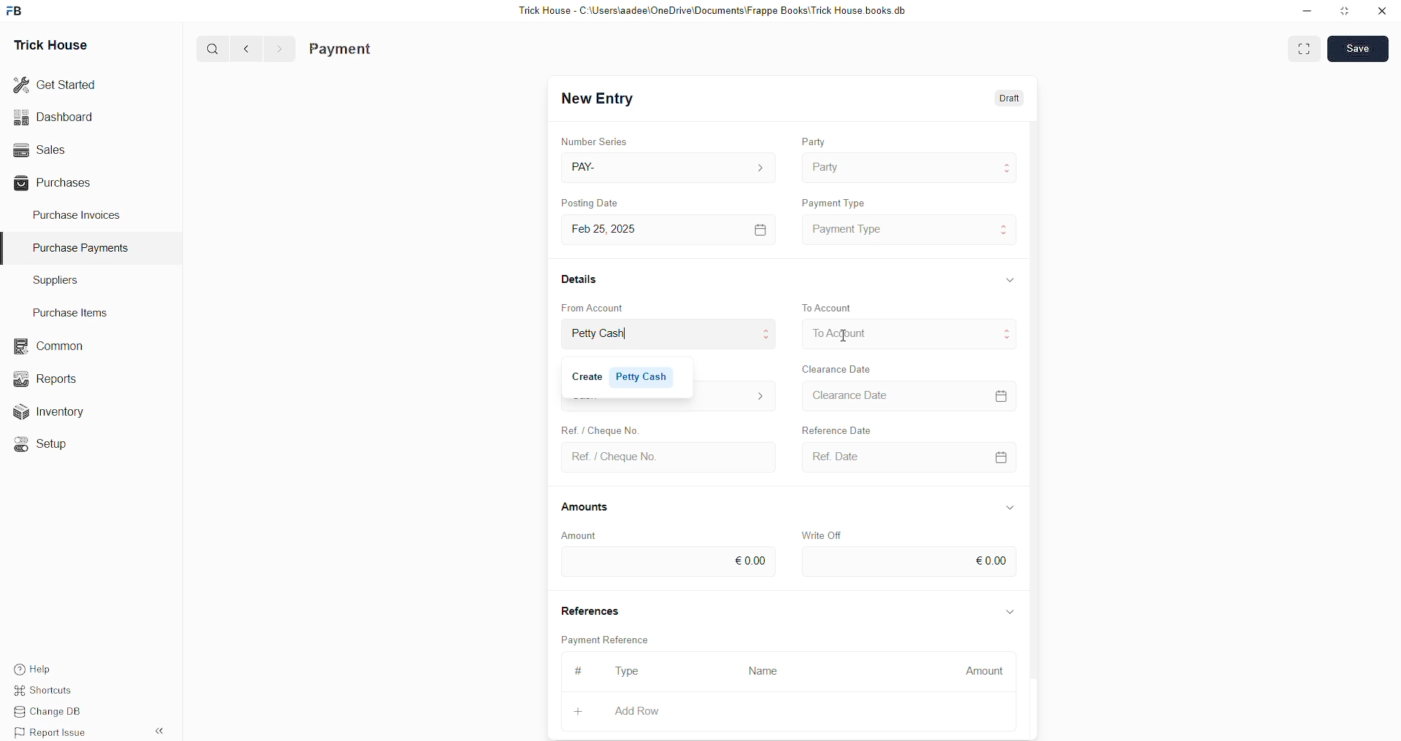 The width and height of the screenshot is (1401, 741). Describe the element at coordinates (593, 610) in the screenshot. I see `References` at that location.